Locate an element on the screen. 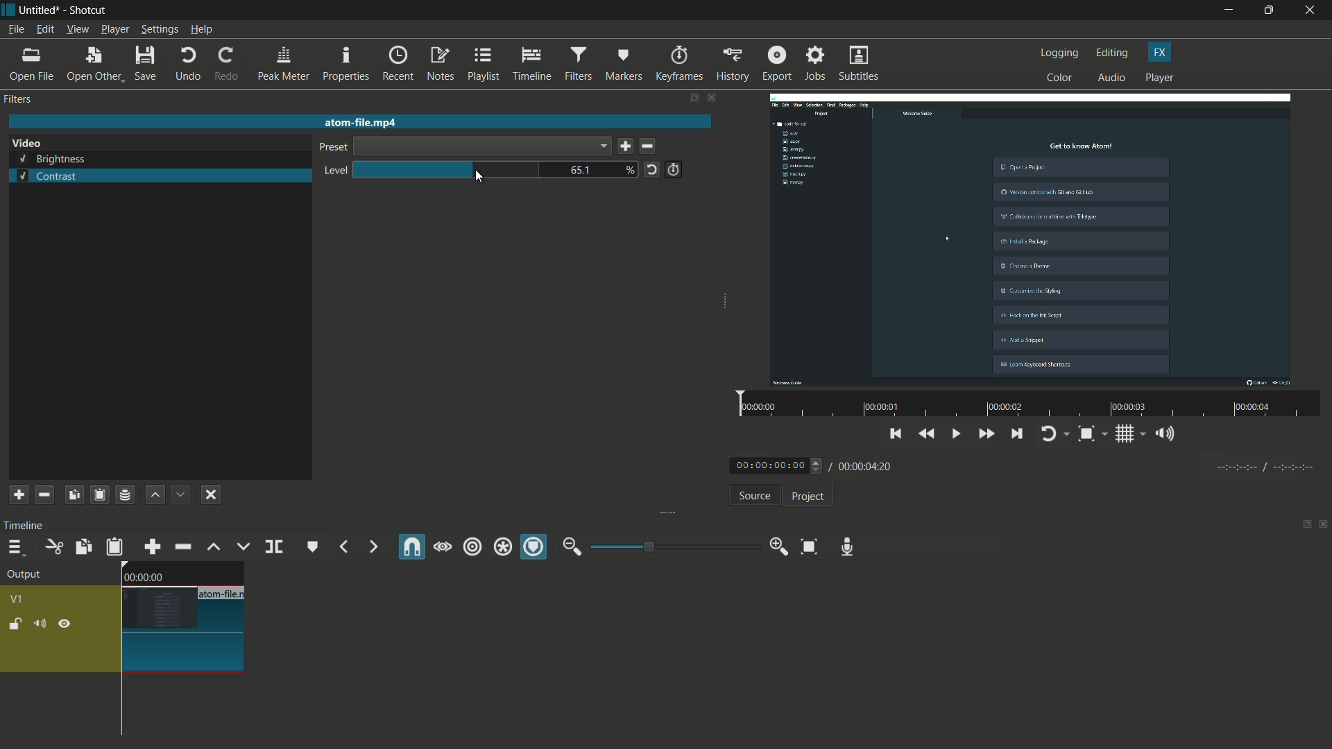 This screenshot has height=749, width=1332. show tabs is located at coordinates (693, 98).